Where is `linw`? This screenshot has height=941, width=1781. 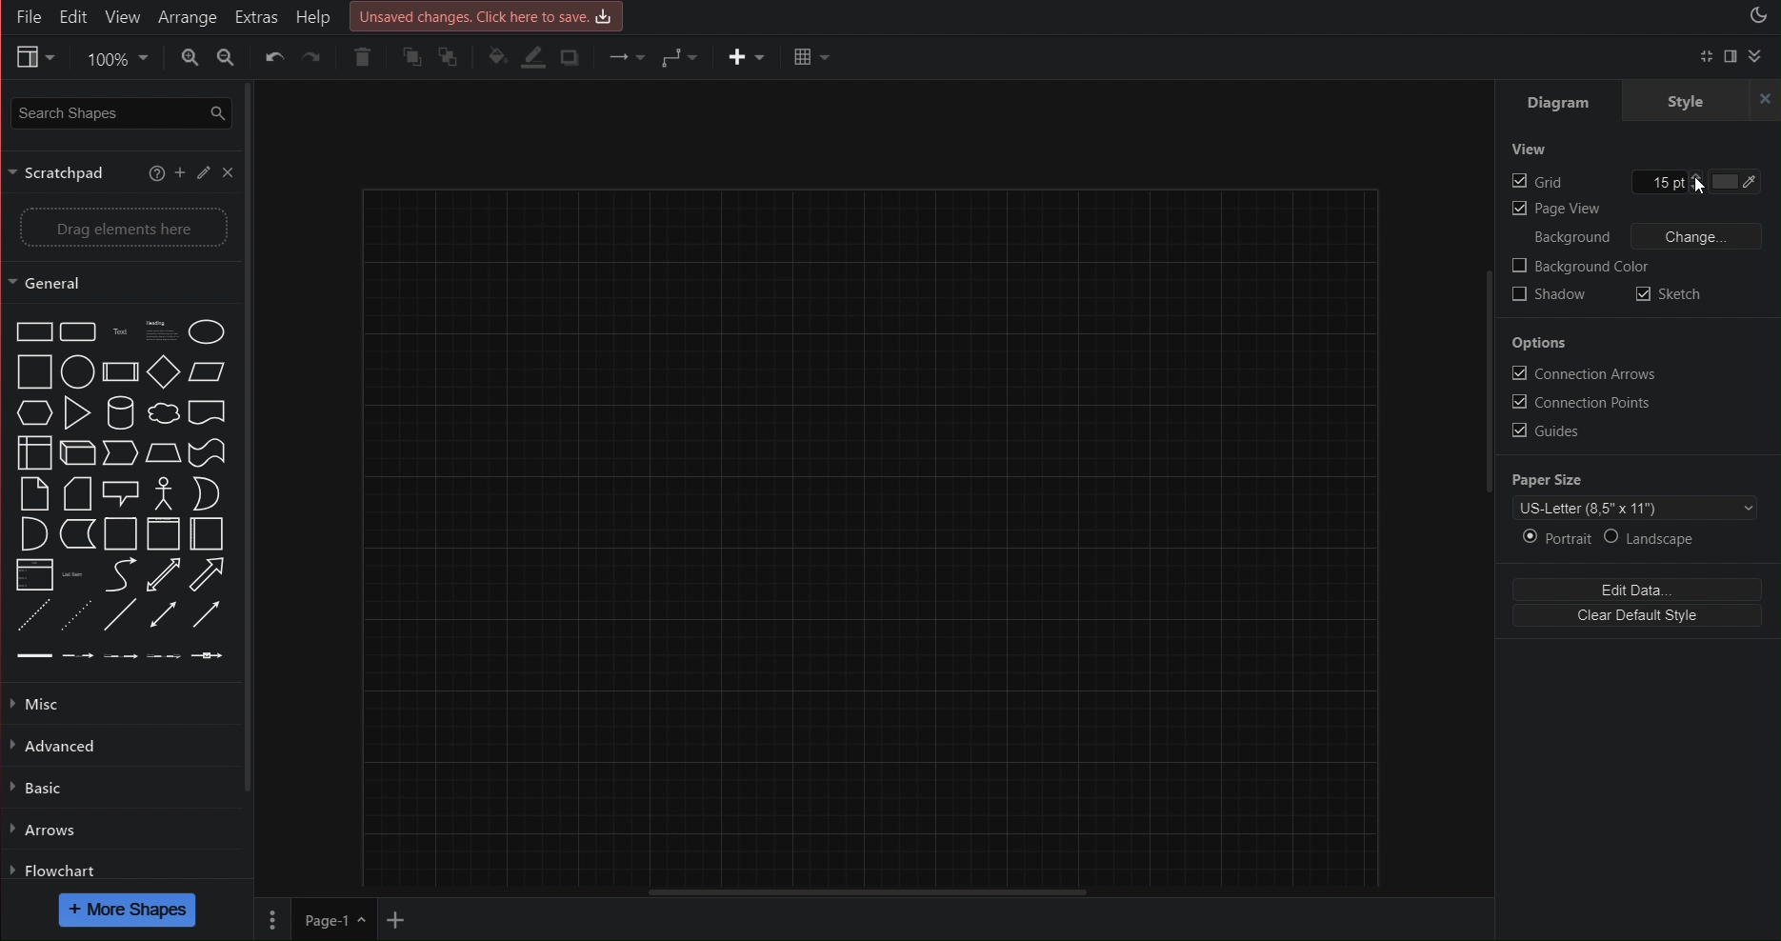
linw is located at coordinates (71, 570).